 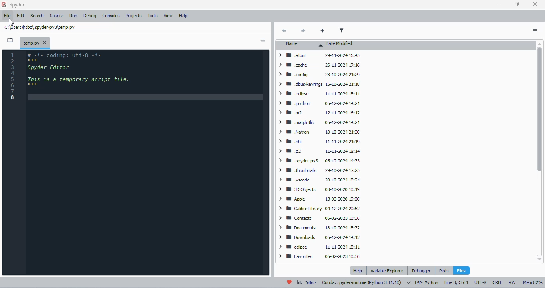 What do you see at coordinates (284, 31) in the screenshot?
I see `back` at bounding box center [284, 31].